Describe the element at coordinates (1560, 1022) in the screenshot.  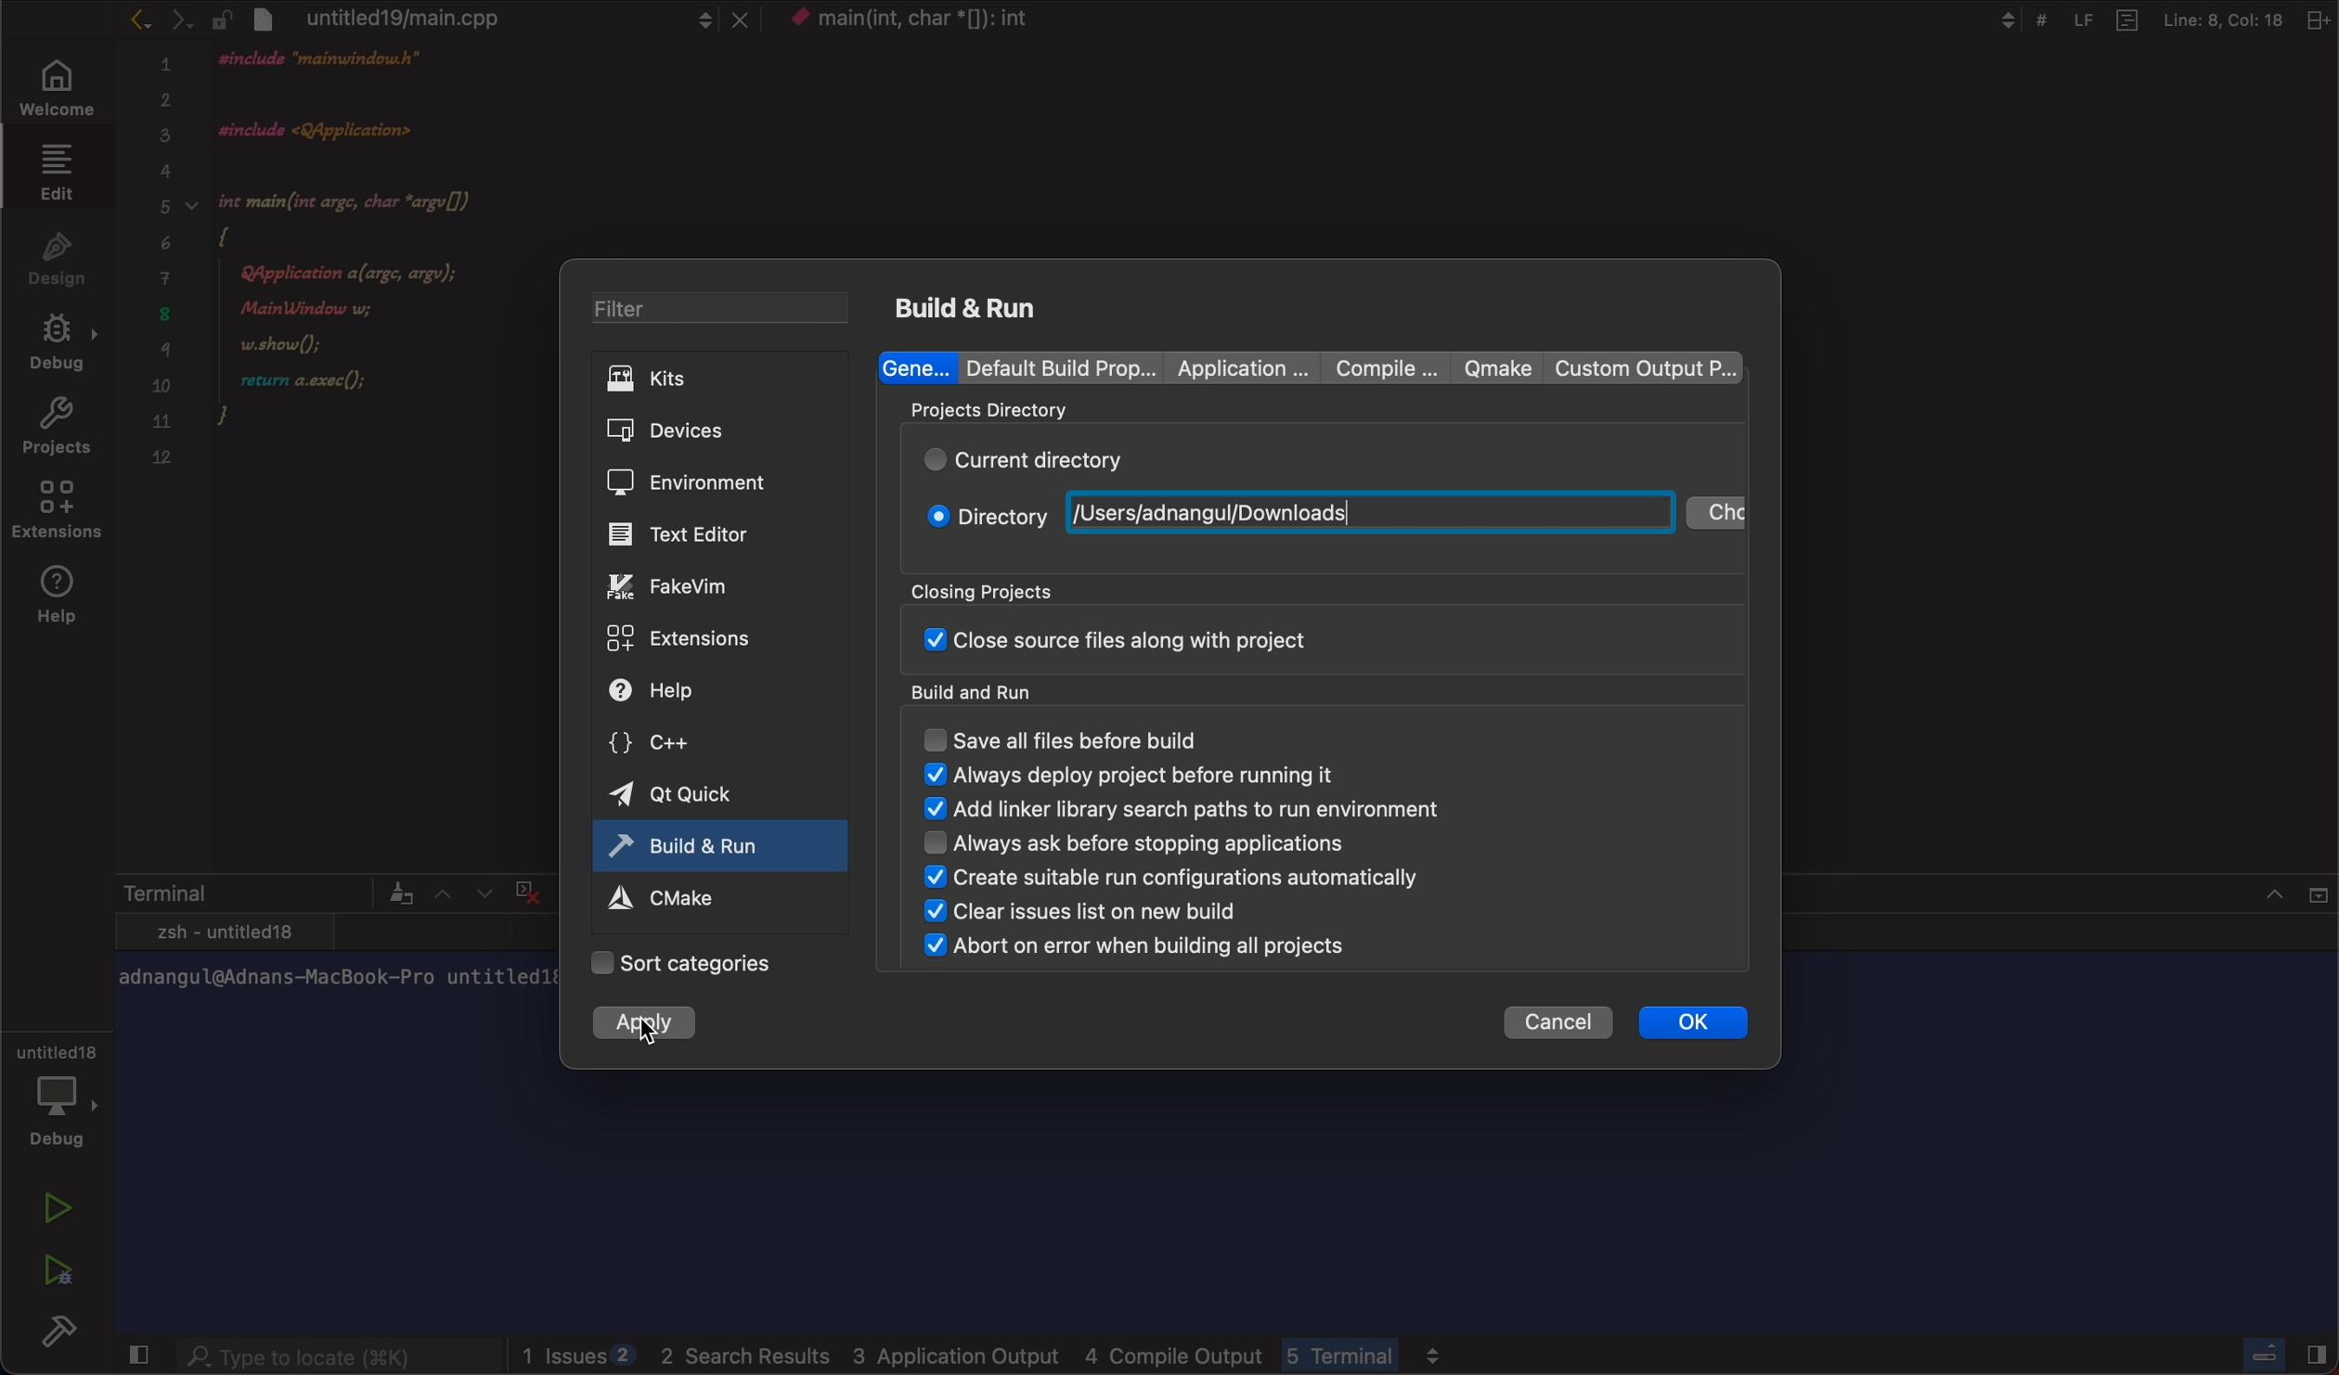
I see `cancel` at that location.